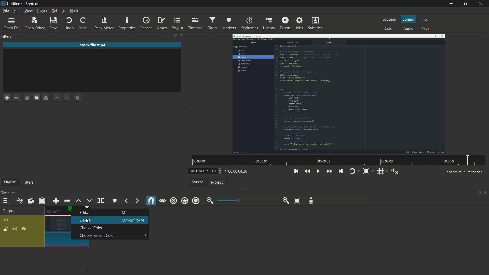 The height and width of the screenshot is (275, 489). I want to click on ripple delete, so click(66, 201).